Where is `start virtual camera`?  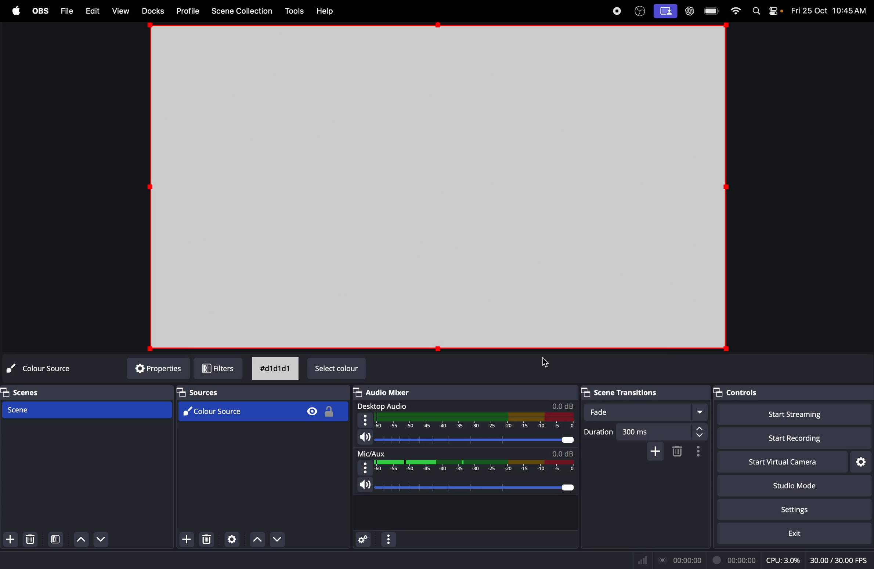 start virtual camera is located at coordinates (734, 462).